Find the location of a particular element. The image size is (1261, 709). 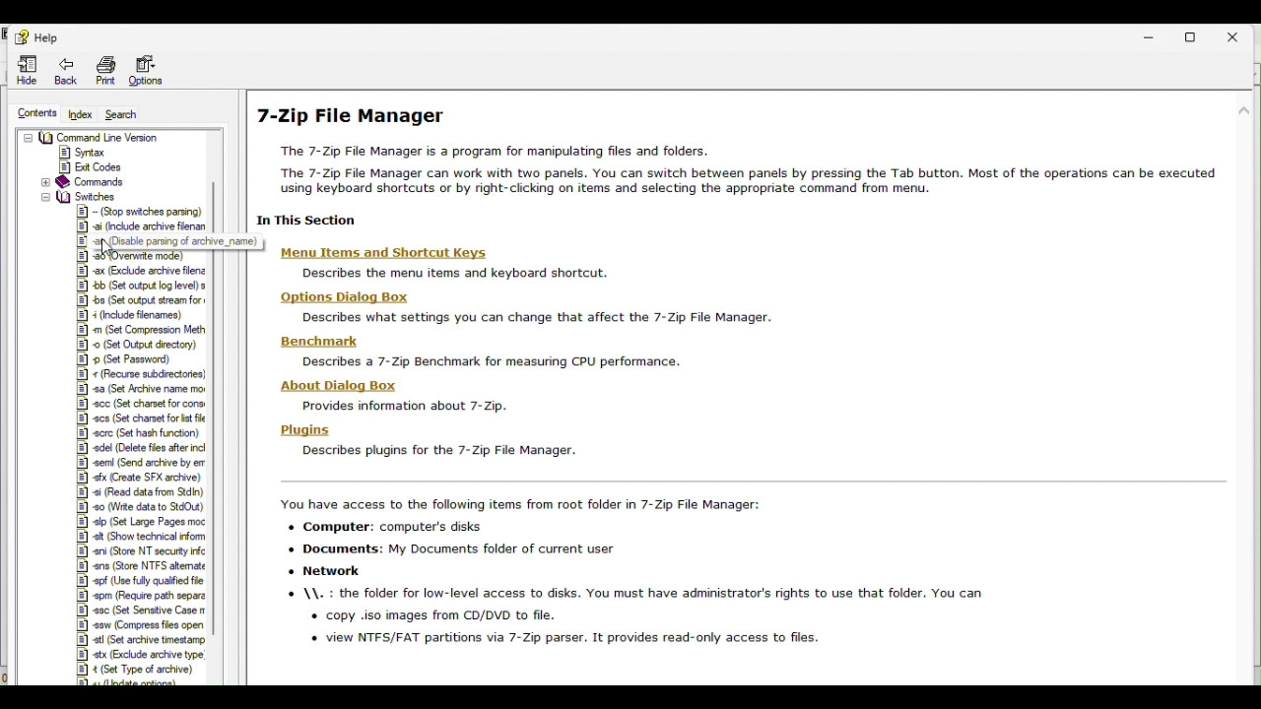

You have access to the following items from root folder in 7-Zip File Manager:
«+ Computer: computer's disks
+ Documents: My Documents folder of current user
«+ Network
© \\. : the folder for low-level access to disks. You must have administrator's rights to use that folder. You can
« copy .iso images from CD/DVD to file.
« view NTFS/FAT partitions via 7-Zip parser. It provides read-only access to files. is located at coordinates (626, 570).